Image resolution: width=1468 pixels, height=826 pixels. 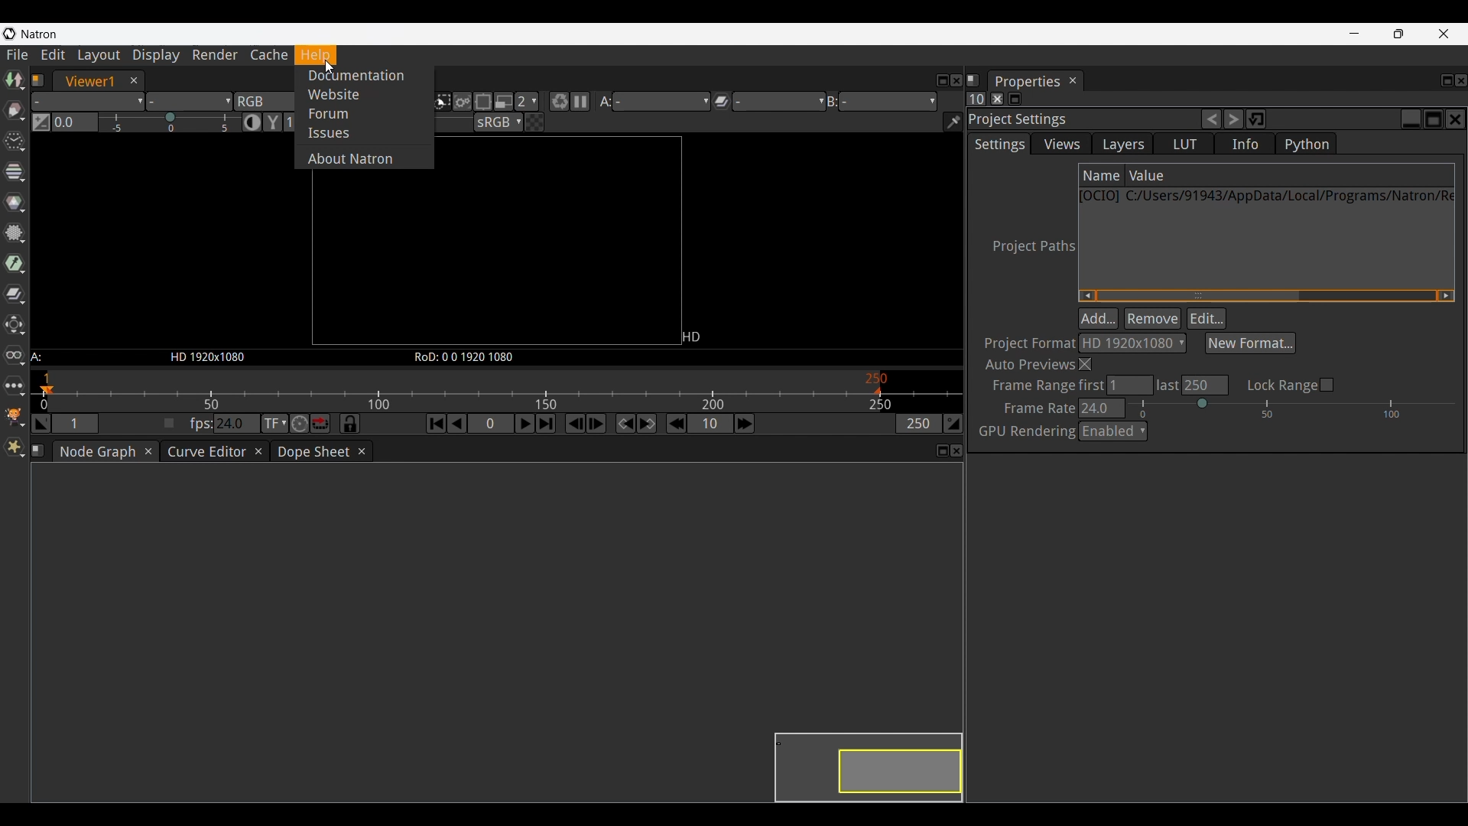 I want to click on Loop/Bounce/Stop, so click(x=320, y=423).